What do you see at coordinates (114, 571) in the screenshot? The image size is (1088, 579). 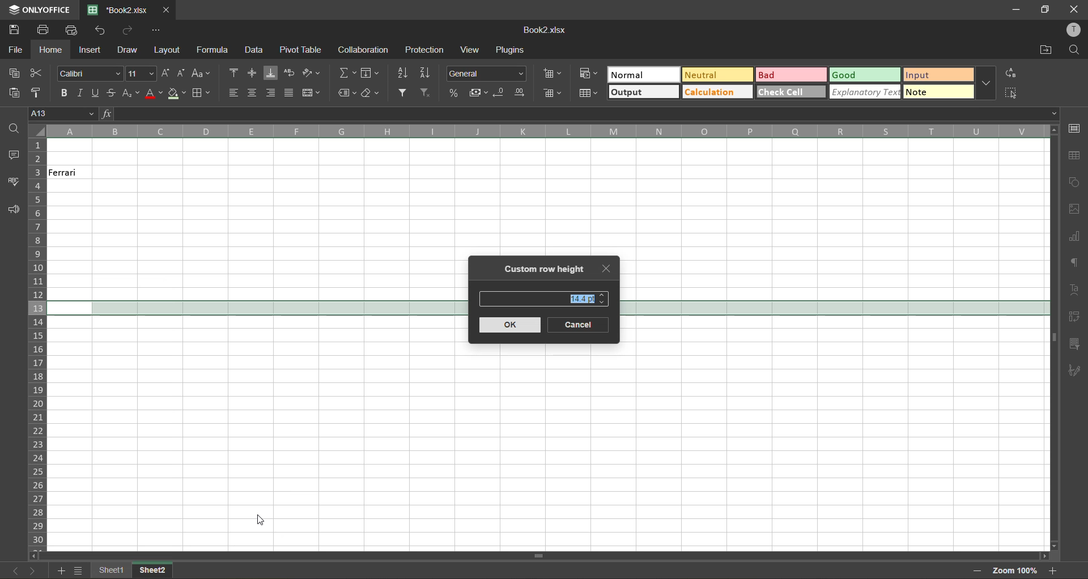 I see `sheet names` at bounding box center [114, 571].